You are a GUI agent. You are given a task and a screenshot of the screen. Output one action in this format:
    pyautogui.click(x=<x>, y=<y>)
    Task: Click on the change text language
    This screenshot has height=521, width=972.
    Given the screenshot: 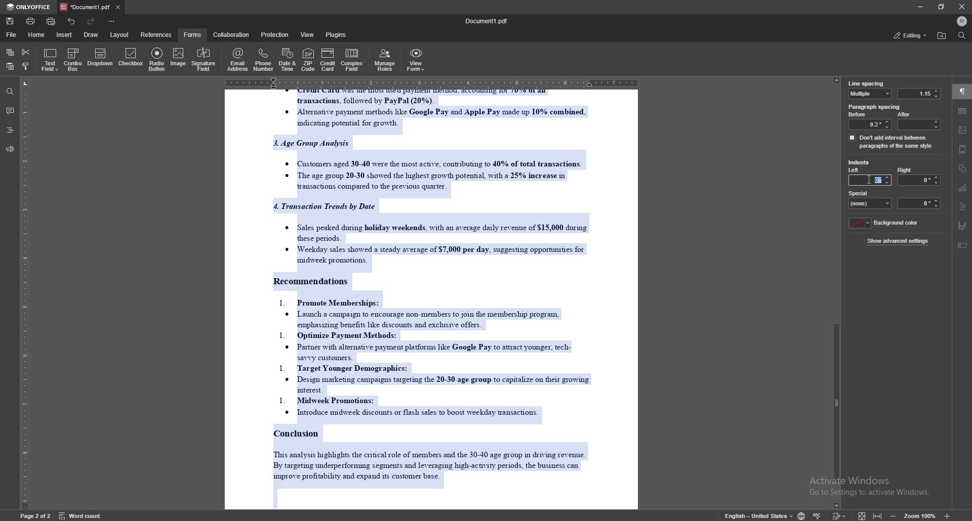 What is the action you would take?
    pyautogui.click(x=759, y=515)
    